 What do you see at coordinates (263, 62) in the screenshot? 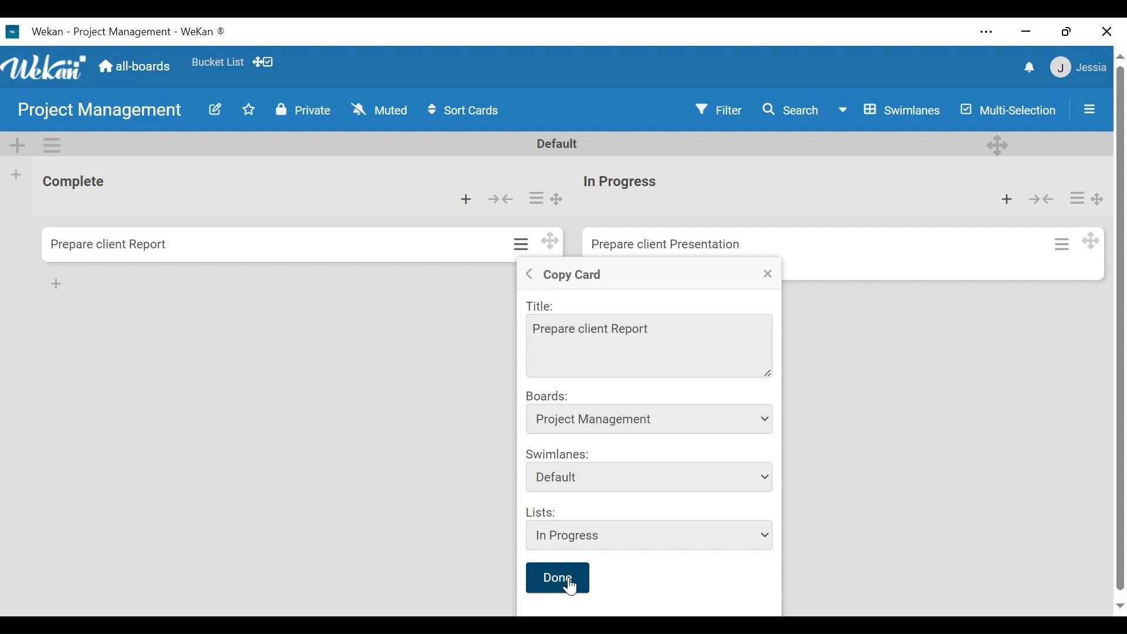
I see `Desktop drag handles` at bounding box center [263, 62].